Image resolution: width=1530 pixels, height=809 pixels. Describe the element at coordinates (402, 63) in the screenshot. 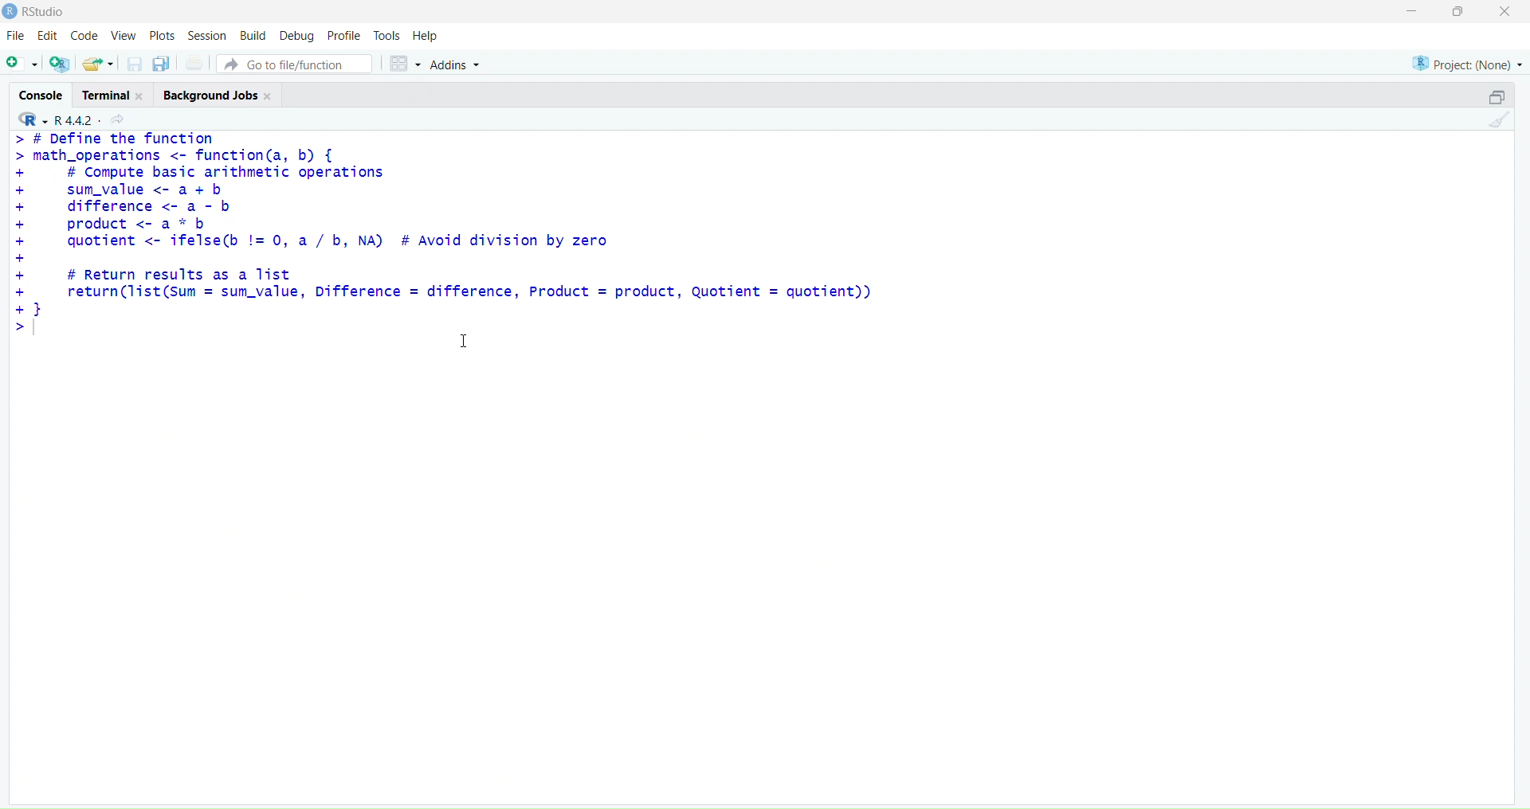

I see `Workspace panes` at that location.